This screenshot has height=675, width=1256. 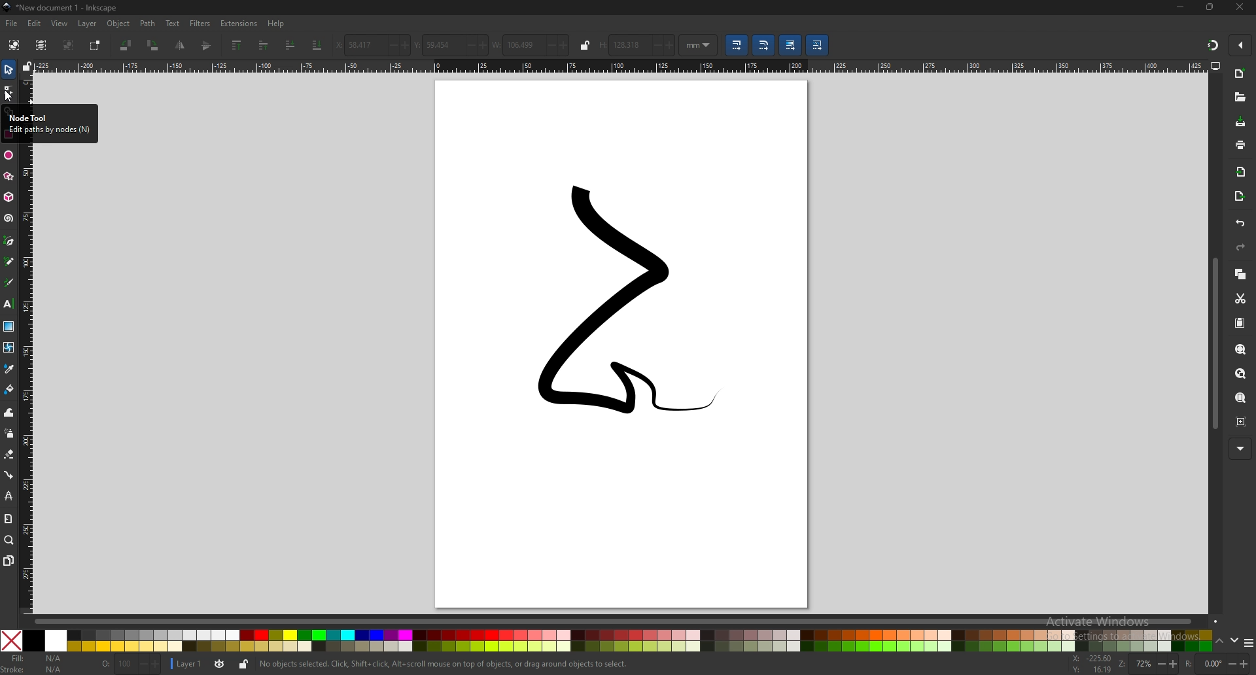 What do you see at coordinates (9, 304) in the screenshot?
I see `text` at bounding box center [9, 304].